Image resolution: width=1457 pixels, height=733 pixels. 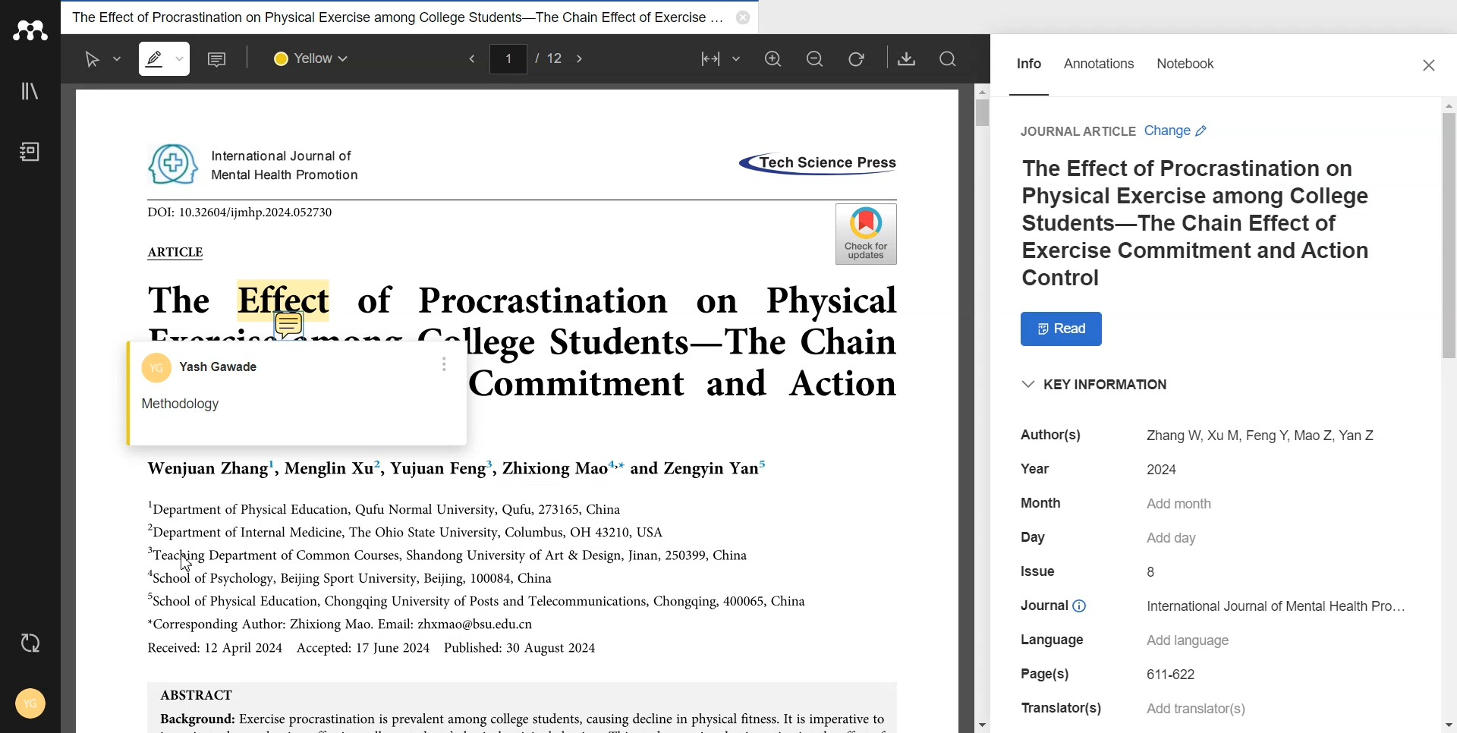 What do you see at coordinates (175, 252) in the screenshot?
I see `ARTICLE` at bounding box center [175, 252].